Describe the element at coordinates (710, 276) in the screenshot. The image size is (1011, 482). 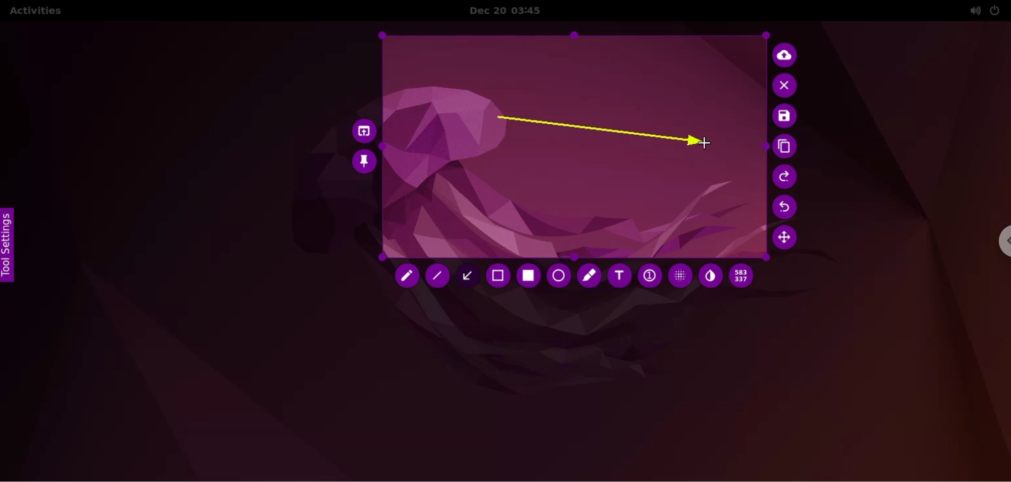
I see `inverter tool` at that location.